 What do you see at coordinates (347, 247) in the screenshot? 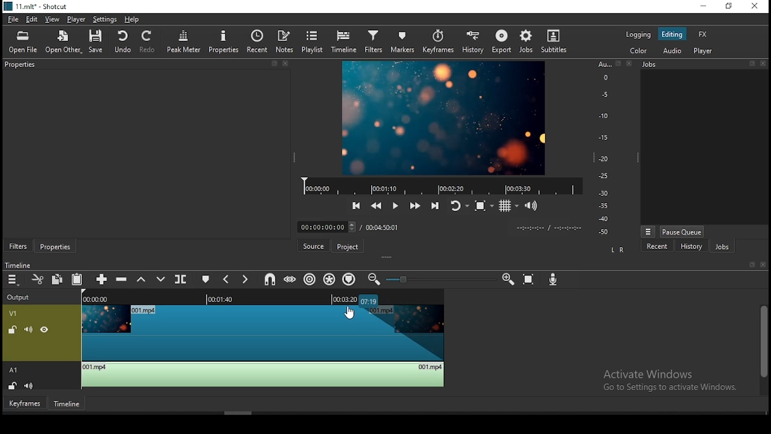
I see `project` at bounding box center [347, 247].